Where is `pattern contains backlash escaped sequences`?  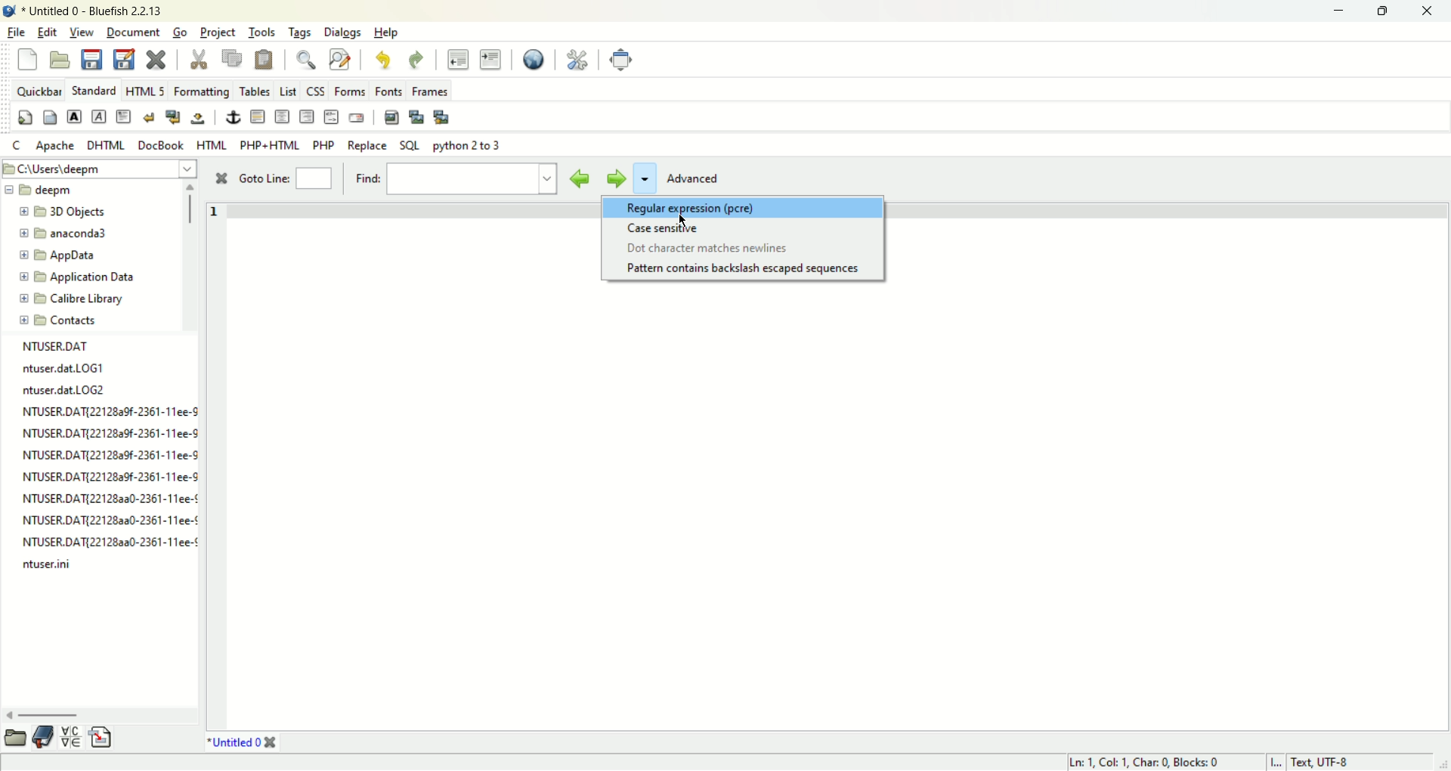 pattern contains backlash escaped sequences is located at coordinates (745, 269).